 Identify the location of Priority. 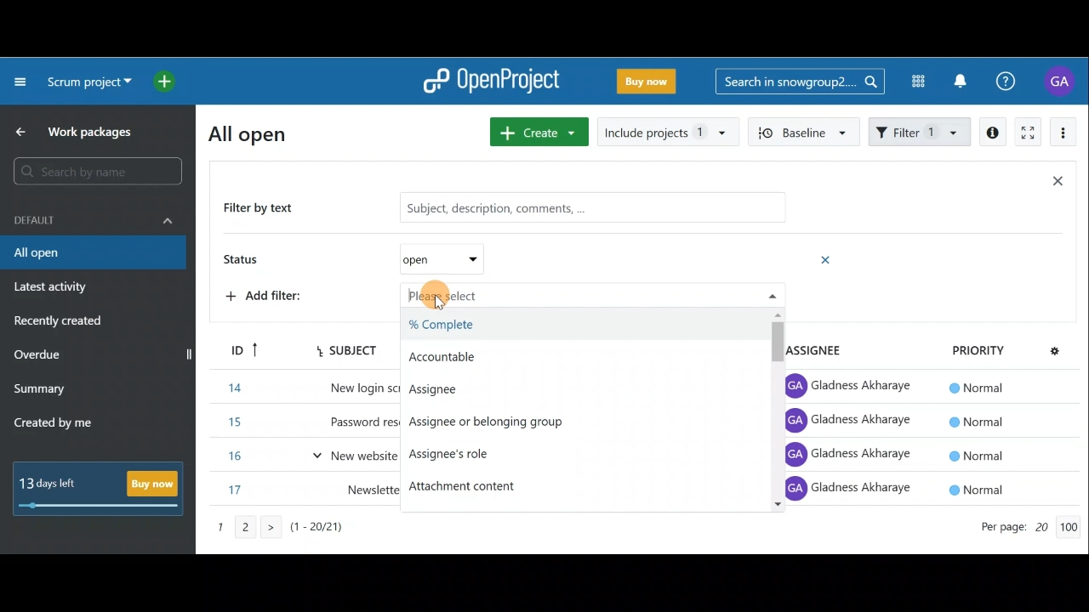
(1001, 349).